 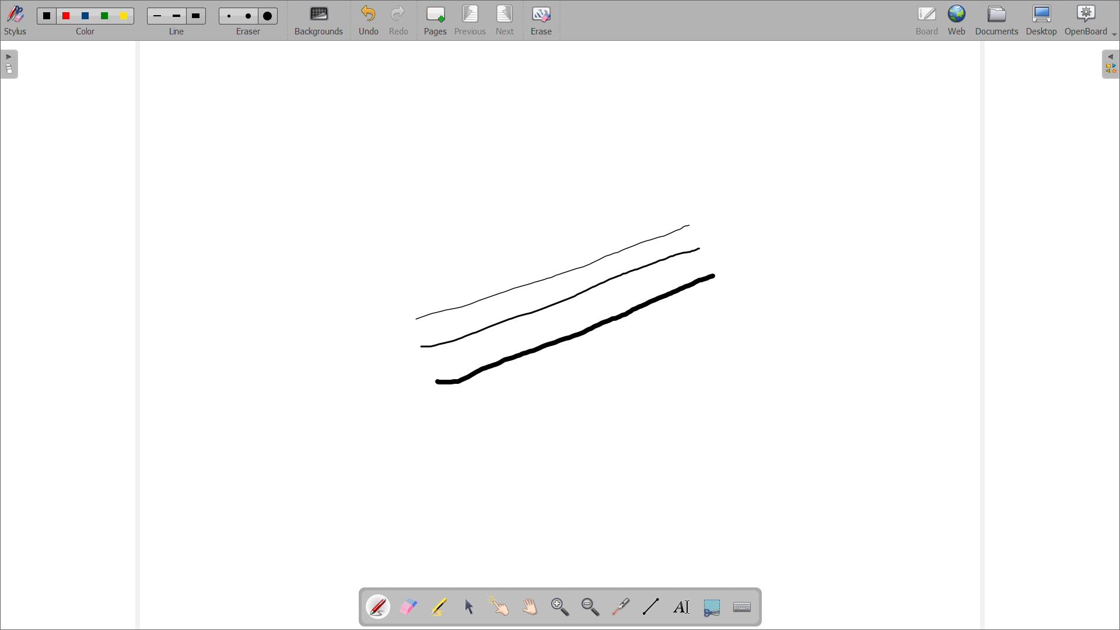 What do you see at coordinates (957, 20) in the screenshot?
I see `web` at bounding box center [957, 20].